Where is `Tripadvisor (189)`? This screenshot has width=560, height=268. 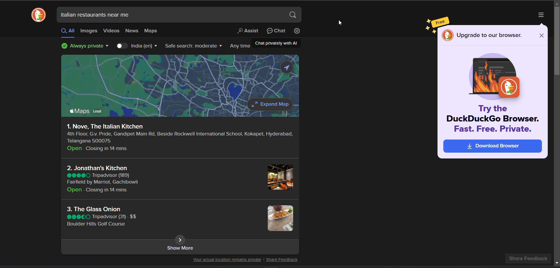 Tripadvisor (189) is located at coordinates (111, 175).